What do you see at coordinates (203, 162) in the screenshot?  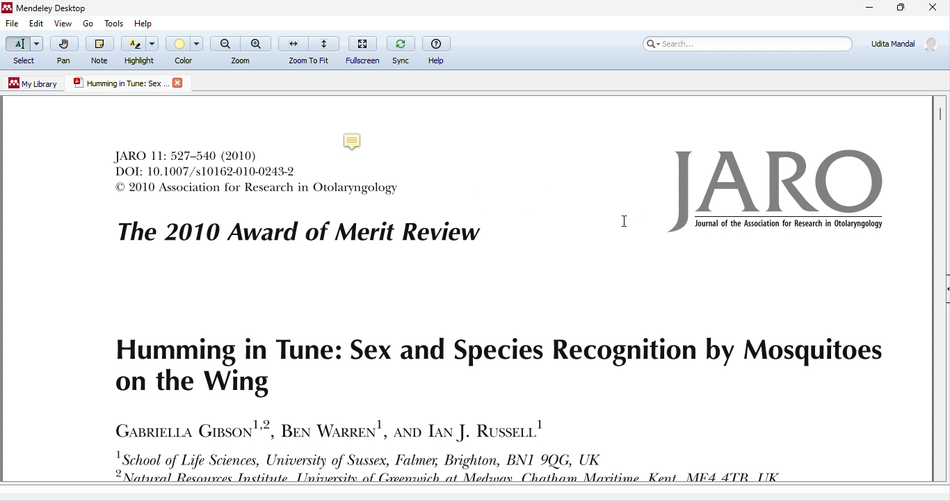 I see `journal text` at bounding box center [203, 162].